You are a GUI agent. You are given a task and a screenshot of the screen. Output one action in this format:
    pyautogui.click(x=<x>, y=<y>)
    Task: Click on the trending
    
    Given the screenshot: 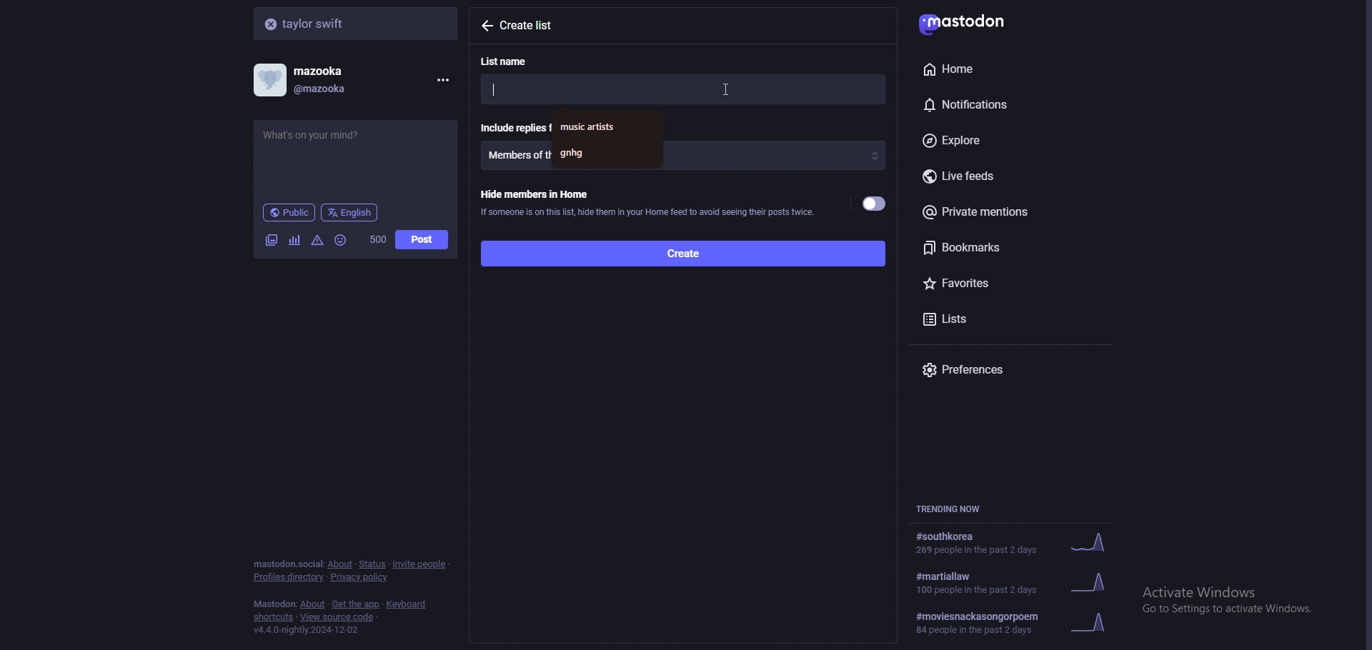 What is the action you would take?
    pyautogui.click(x=1022, y=581)
    